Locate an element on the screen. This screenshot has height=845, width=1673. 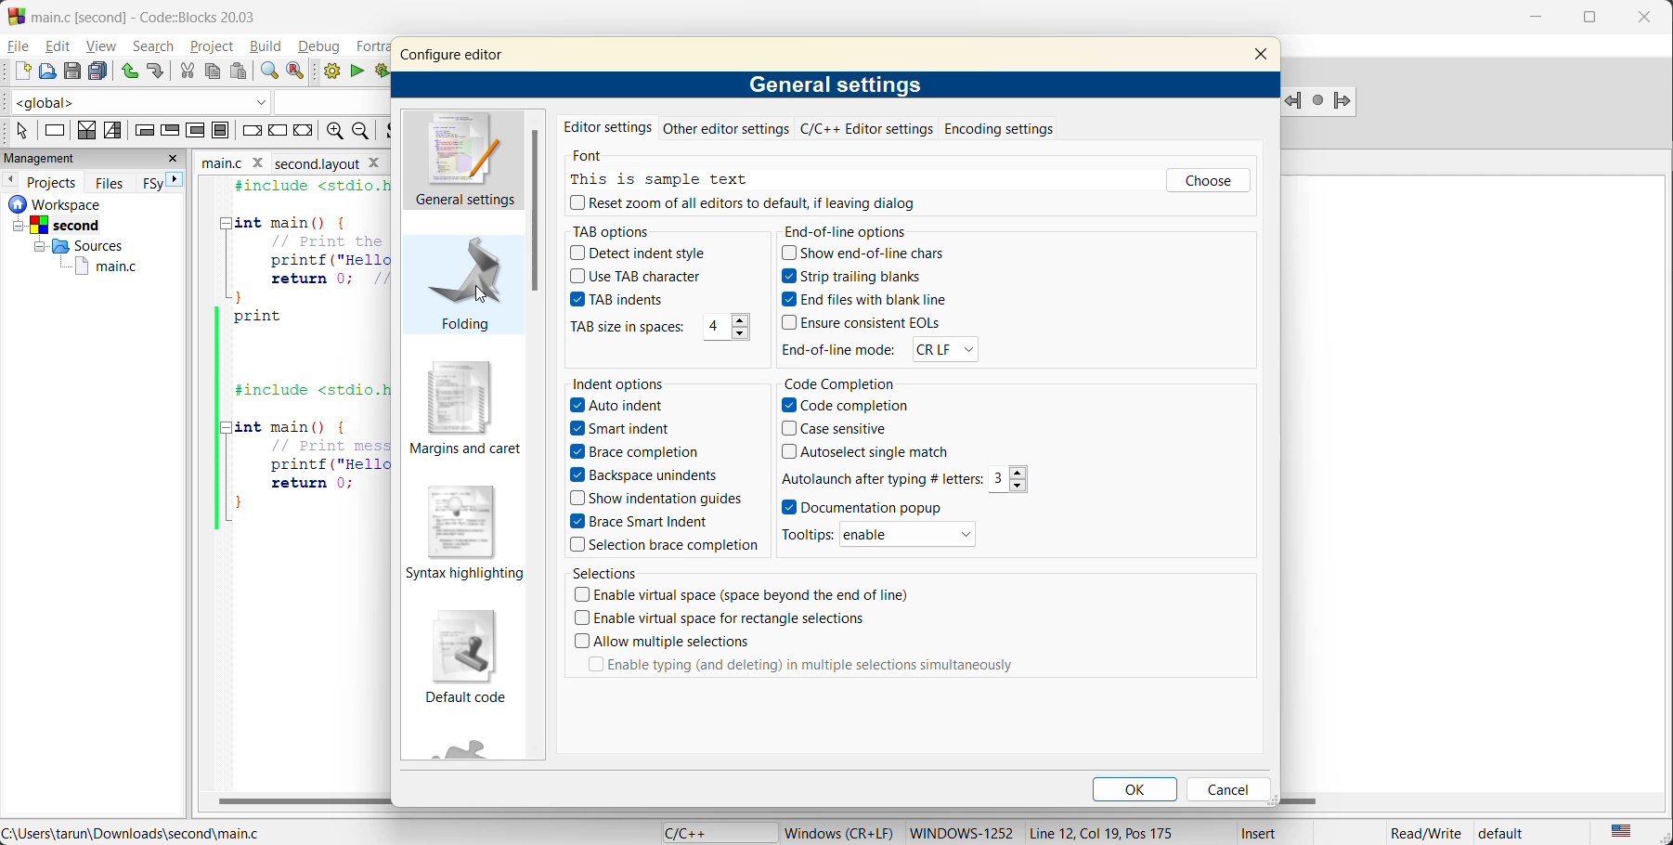
ok is located at coordinates (1139, 791).